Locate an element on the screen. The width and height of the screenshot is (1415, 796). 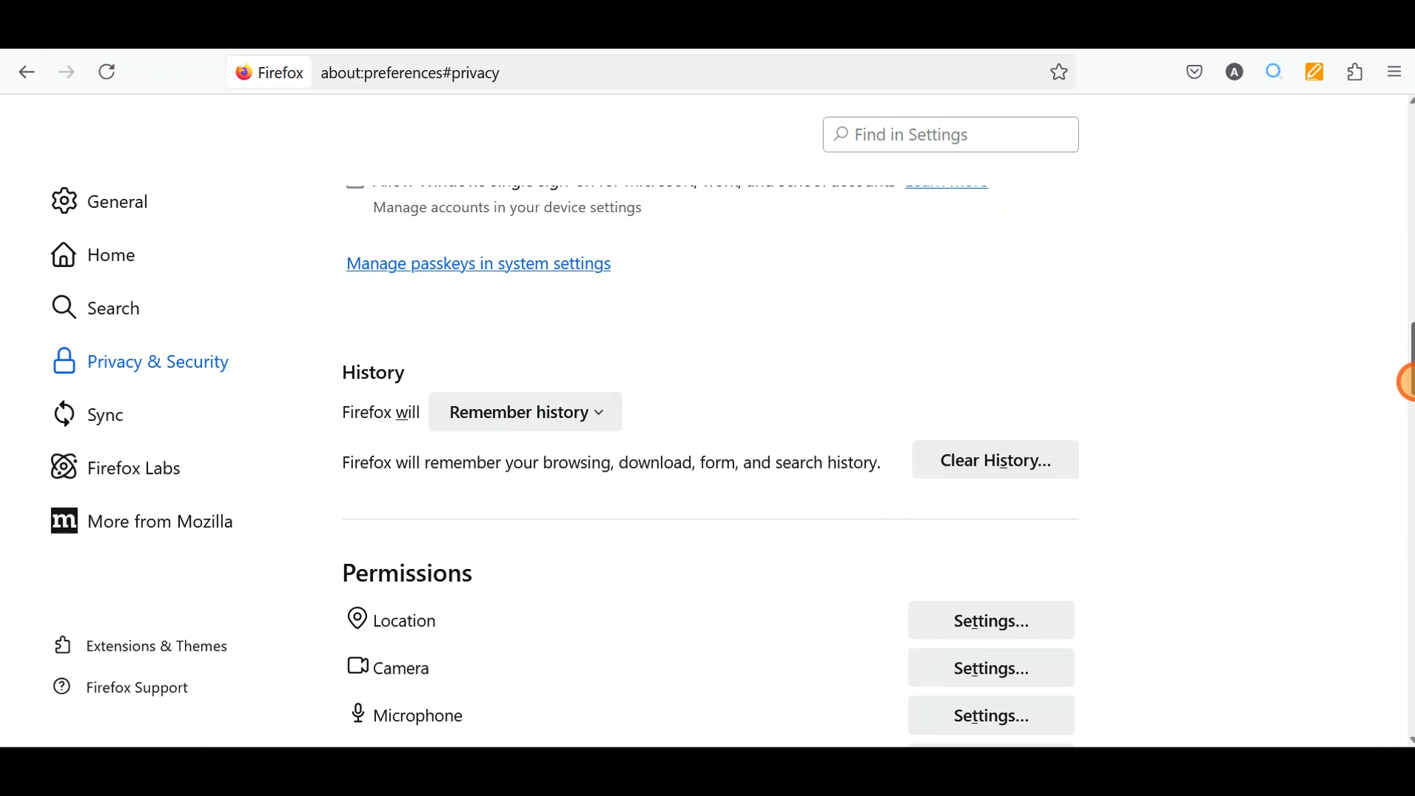
Search bar is located at coordinates (944, 136).